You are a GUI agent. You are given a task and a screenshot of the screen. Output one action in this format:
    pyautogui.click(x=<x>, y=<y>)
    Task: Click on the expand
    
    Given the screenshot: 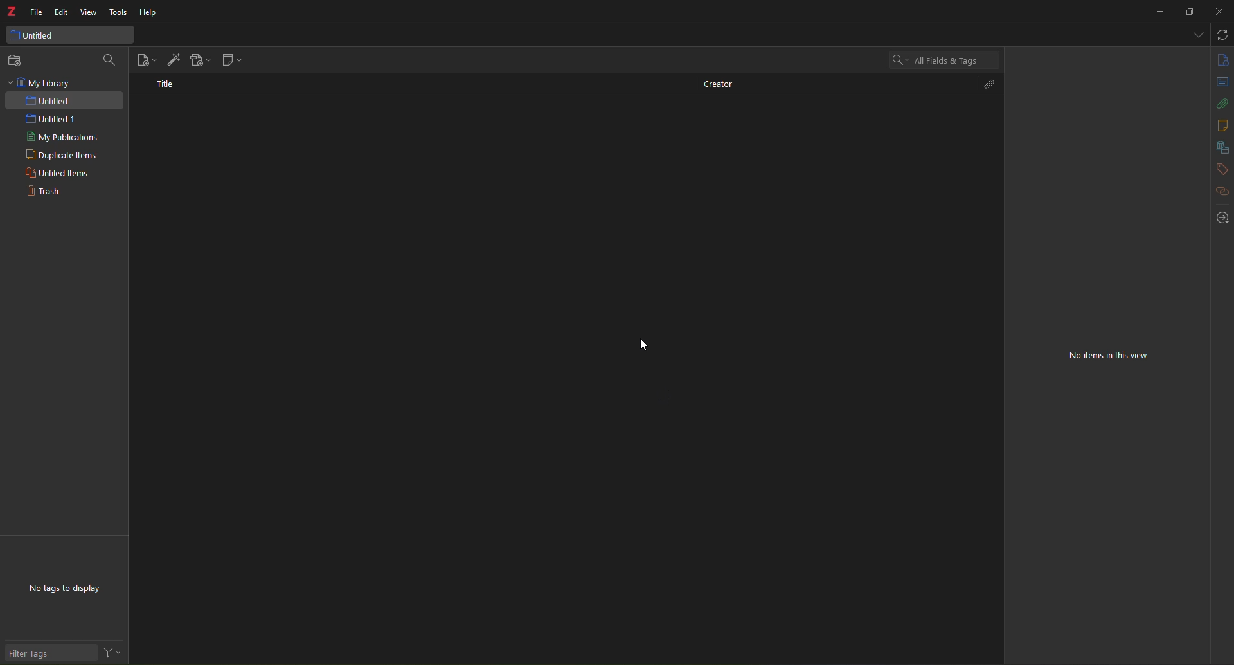 What is the action you would take?
    pyautogui.click(x=1201, y=149)
    